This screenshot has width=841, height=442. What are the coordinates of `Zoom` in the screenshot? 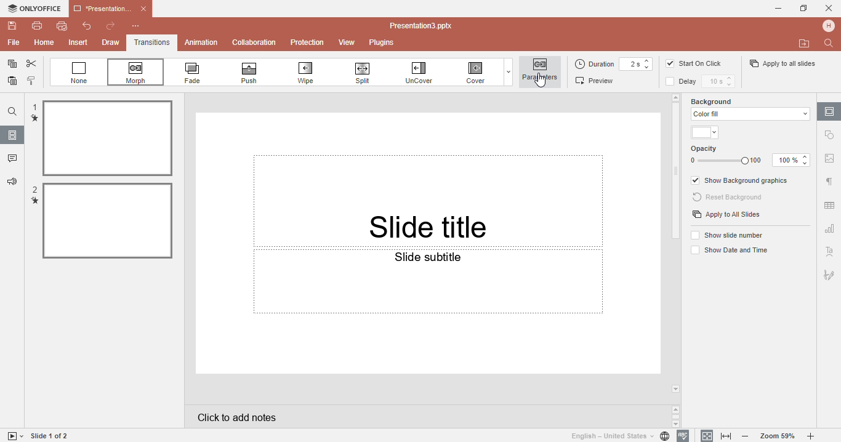 It's located at (778, 436).